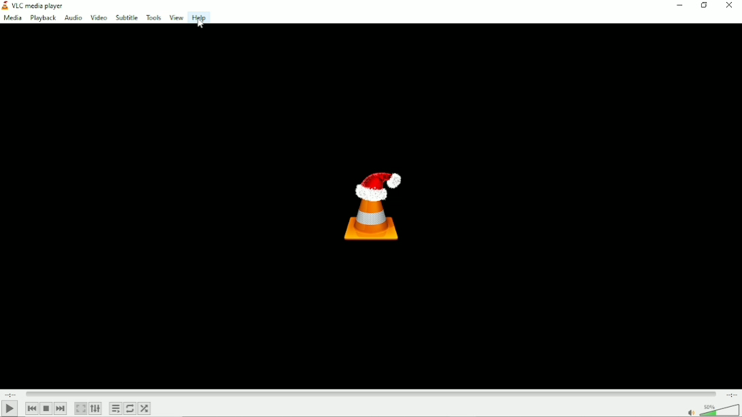  I want to click on Toggle between loop all, loop one and no loop, so click(130, 409).